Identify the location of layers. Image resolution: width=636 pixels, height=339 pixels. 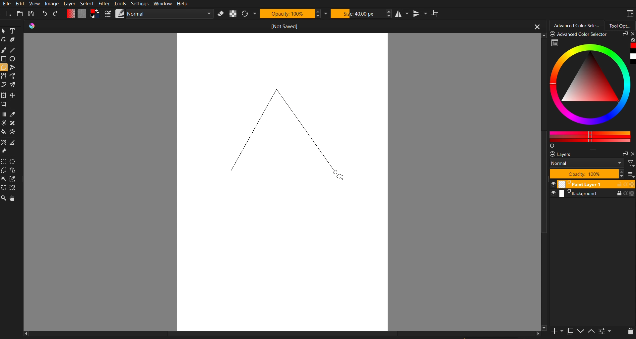
(567, 154).